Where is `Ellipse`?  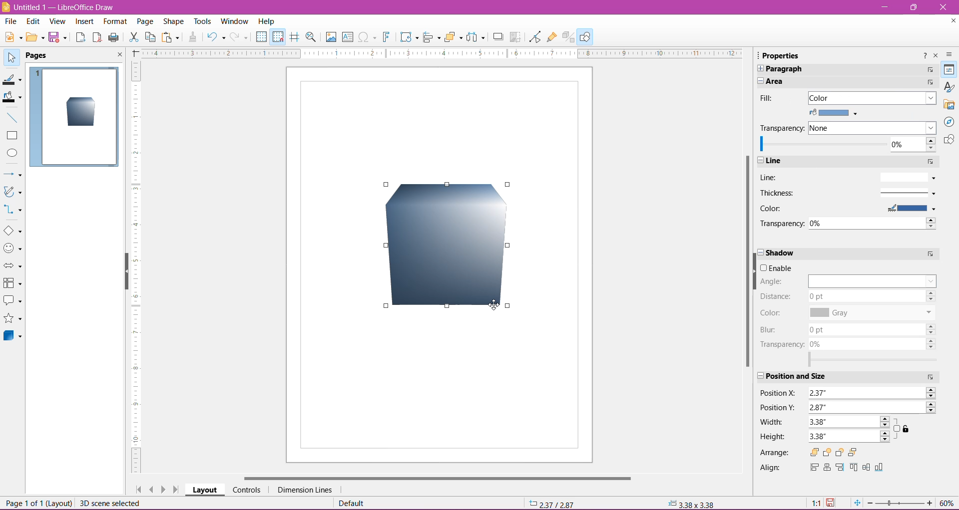
Ellipse is located at coordinates (11, 153).